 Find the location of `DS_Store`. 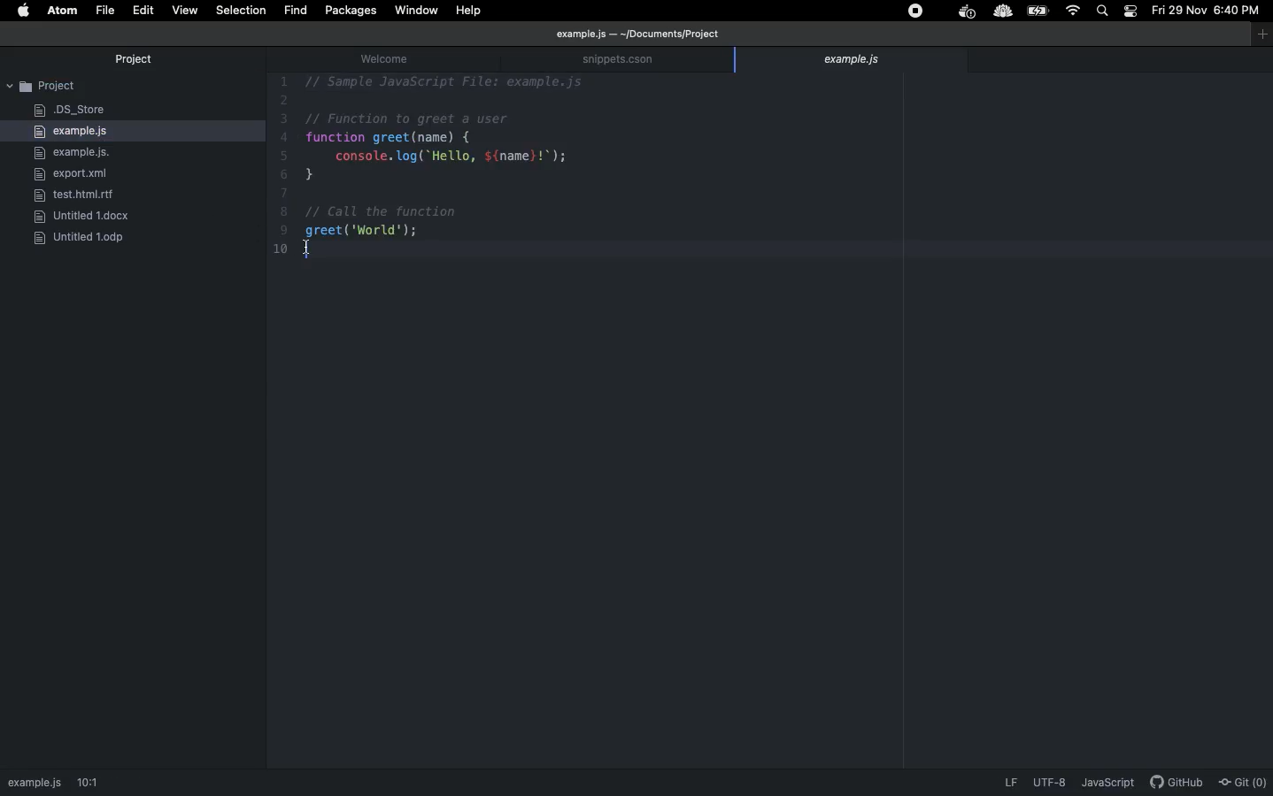

DS_Store is located at coordinates (70, 111).